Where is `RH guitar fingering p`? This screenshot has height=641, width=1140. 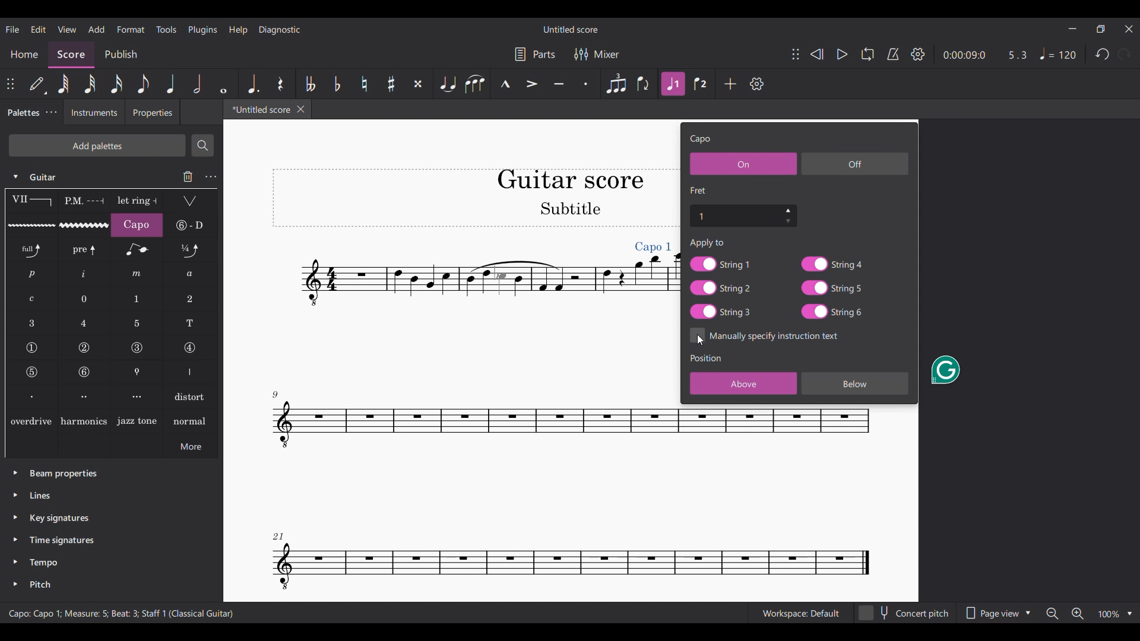 RH guitar fingering p is located at coordinates (32, 274).